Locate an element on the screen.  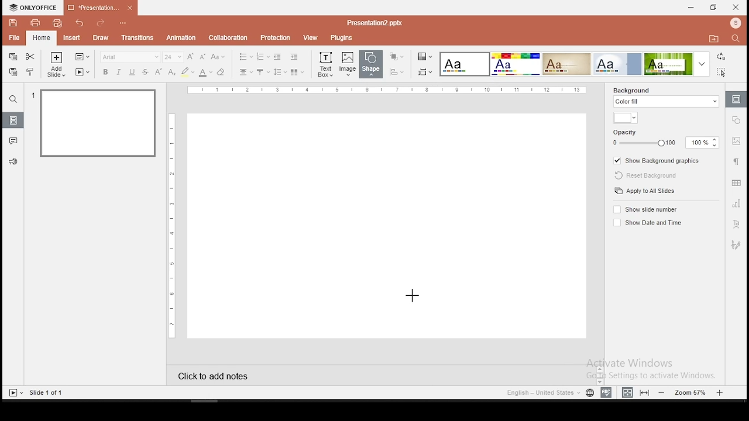
quick print is located at coordinates (57, 23).